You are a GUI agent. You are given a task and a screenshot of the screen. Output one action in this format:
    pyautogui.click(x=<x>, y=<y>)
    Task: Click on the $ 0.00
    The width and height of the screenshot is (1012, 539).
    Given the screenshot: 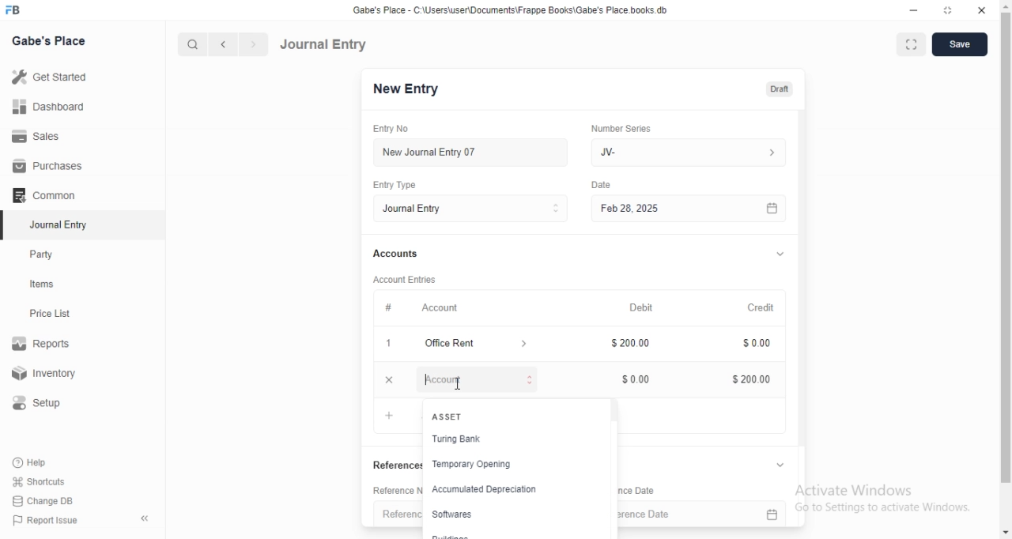 What is the action you would take?
    pyautogui.click(x=759, y=345)
    